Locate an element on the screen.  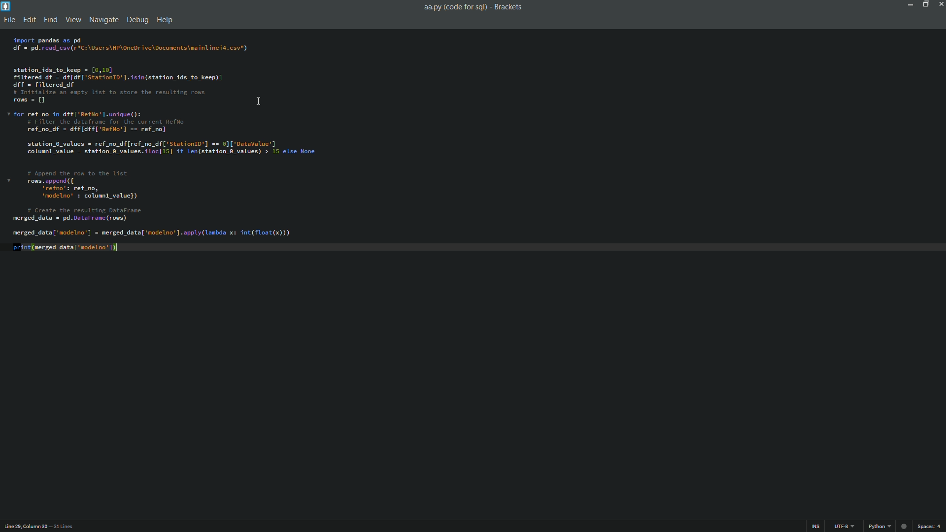
import pandas as pddf = pd.read_csv(r'C:\Users\HP\OneDr ive\Docunents\mainlinei4. csv")station_ids_to_keep = [0,10]Filtered df = df[df['Station1d']. isin(station_ids_to_keep)]ff = filtered df# Initialize an empty list to store the resulting rowsrows = []v for ref_no in dff['RefNo'].uniaue():# Filter the dataframe for the current RefNoref_no_df = dff[dff['Reflo’] == ref_no]station 0_values = ref_no_df[ref_no_df['Station1d'] == 0]['Datavalue']column value = station 0_values.iloc[i5] if len(station_0_values) > 15 else None# Append the row to the listv rows. append ({‘reo’: ref_no,‘modelno’ : columnl_value})# Create the resulting DataFramemerged_data = pd.DataFrane (rows)merged_data['nodelno’] = merged_data['nodelno']. apply (Lambda x: int(float(x)))print(merged_data['nodelno 1)| is located at coordinates (161, 153).